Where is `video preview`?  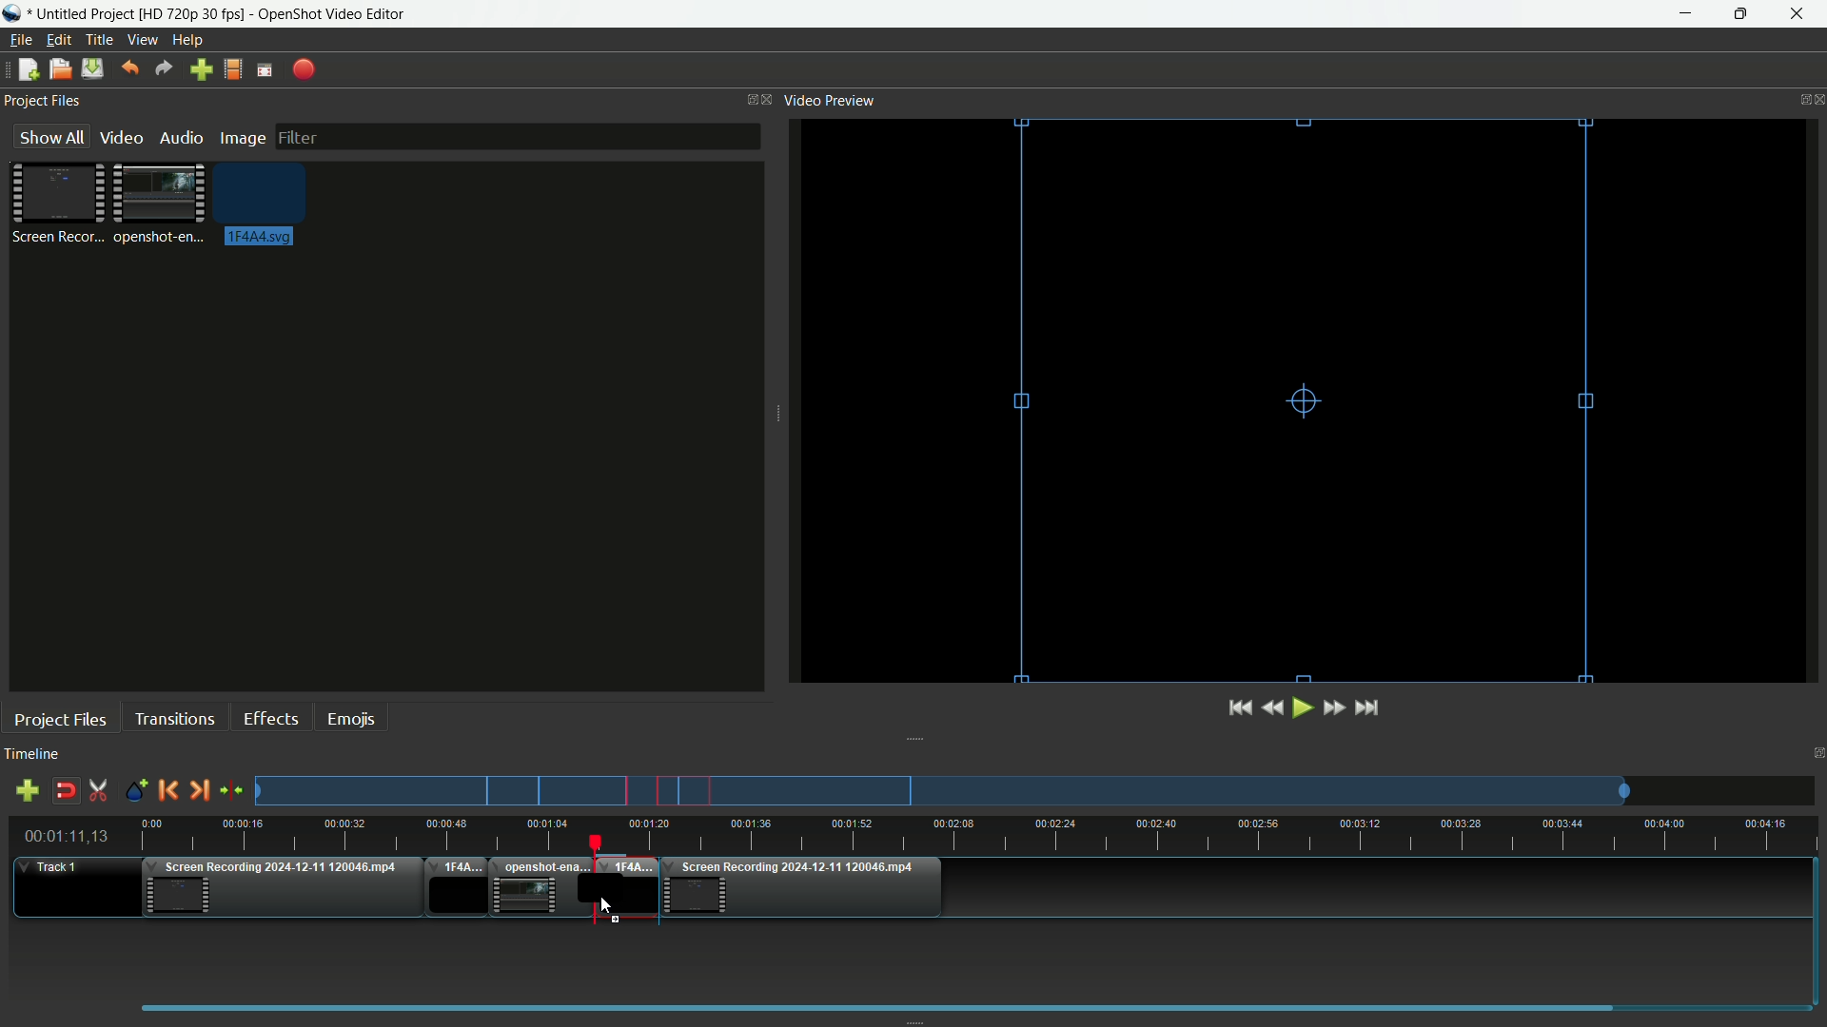
video preview is located at coordinates (1309, 398).